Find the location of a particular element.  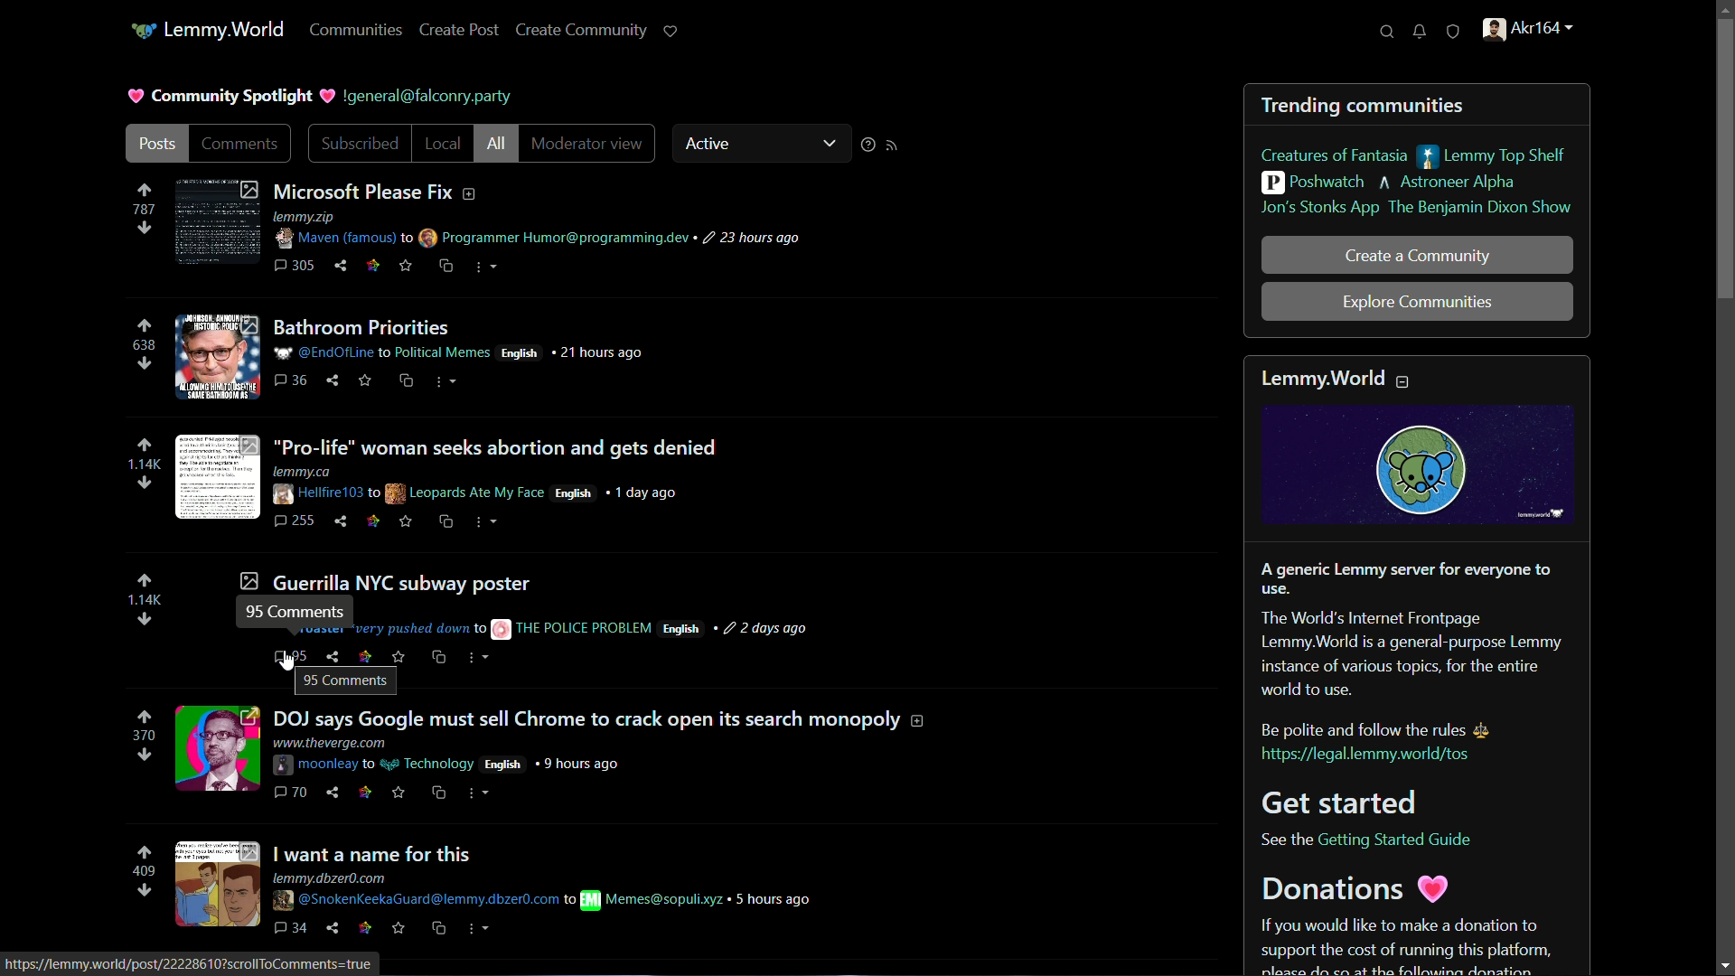

active is located at coordinates (708, 145).